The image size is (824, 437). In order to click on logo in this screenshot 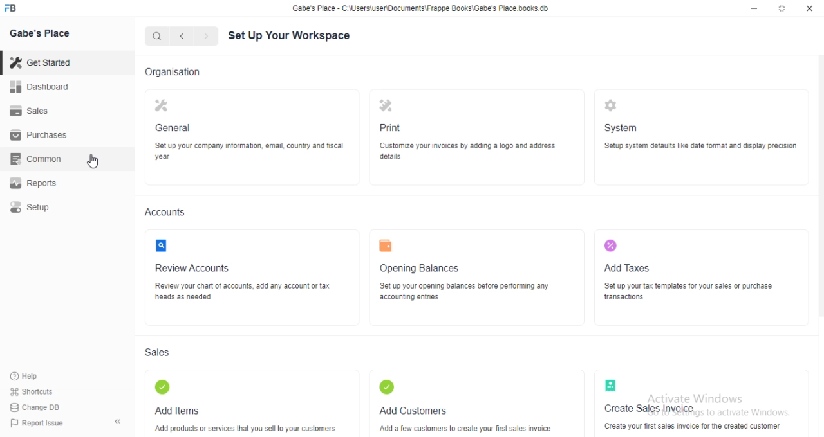, I will do `click(390, 385)`.